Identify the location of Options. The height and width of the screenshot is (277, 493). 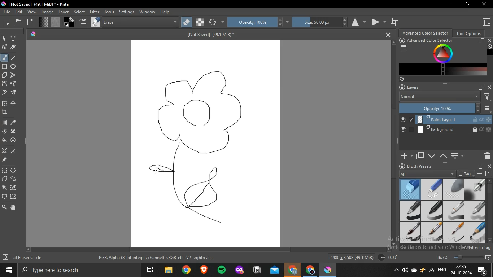
(488, 109).